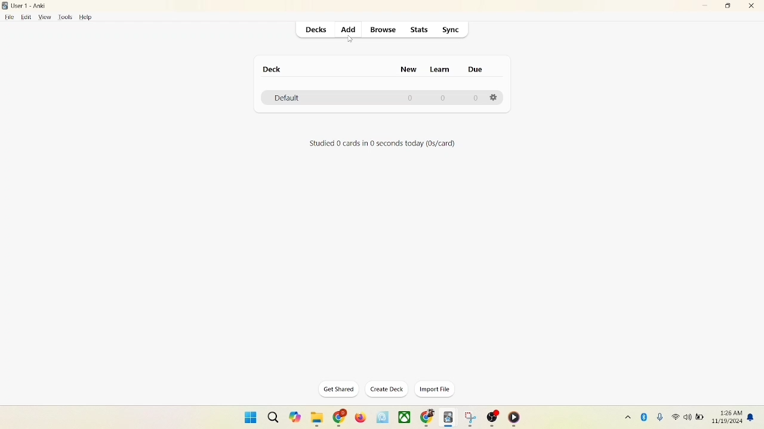 The height and width of the screenshot is (429, 764). What do you see at coordinates (409, 71) in the screenshot?
I see `new` at bounding box center [409, 71].